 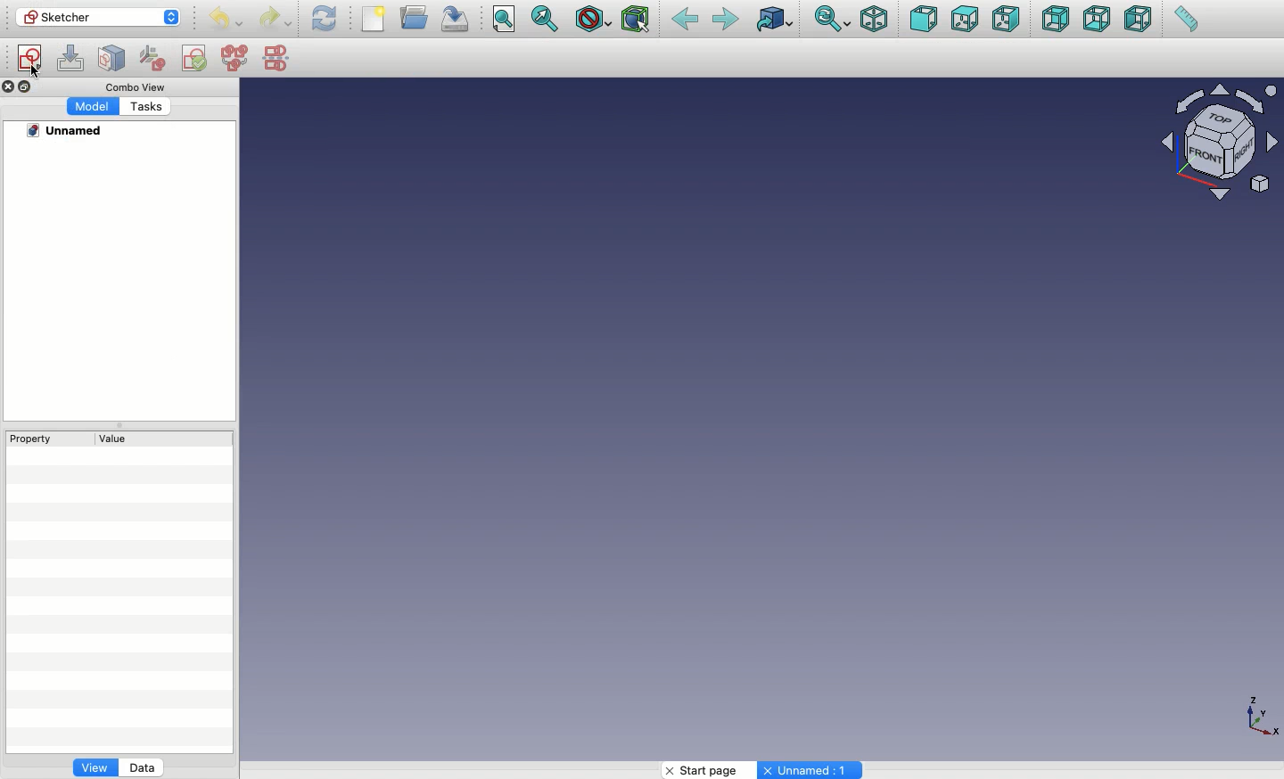 What do you see at coordinates (73, 59) in the screenshot?
I see `Edit sketch` at bounding box center [73, 59].